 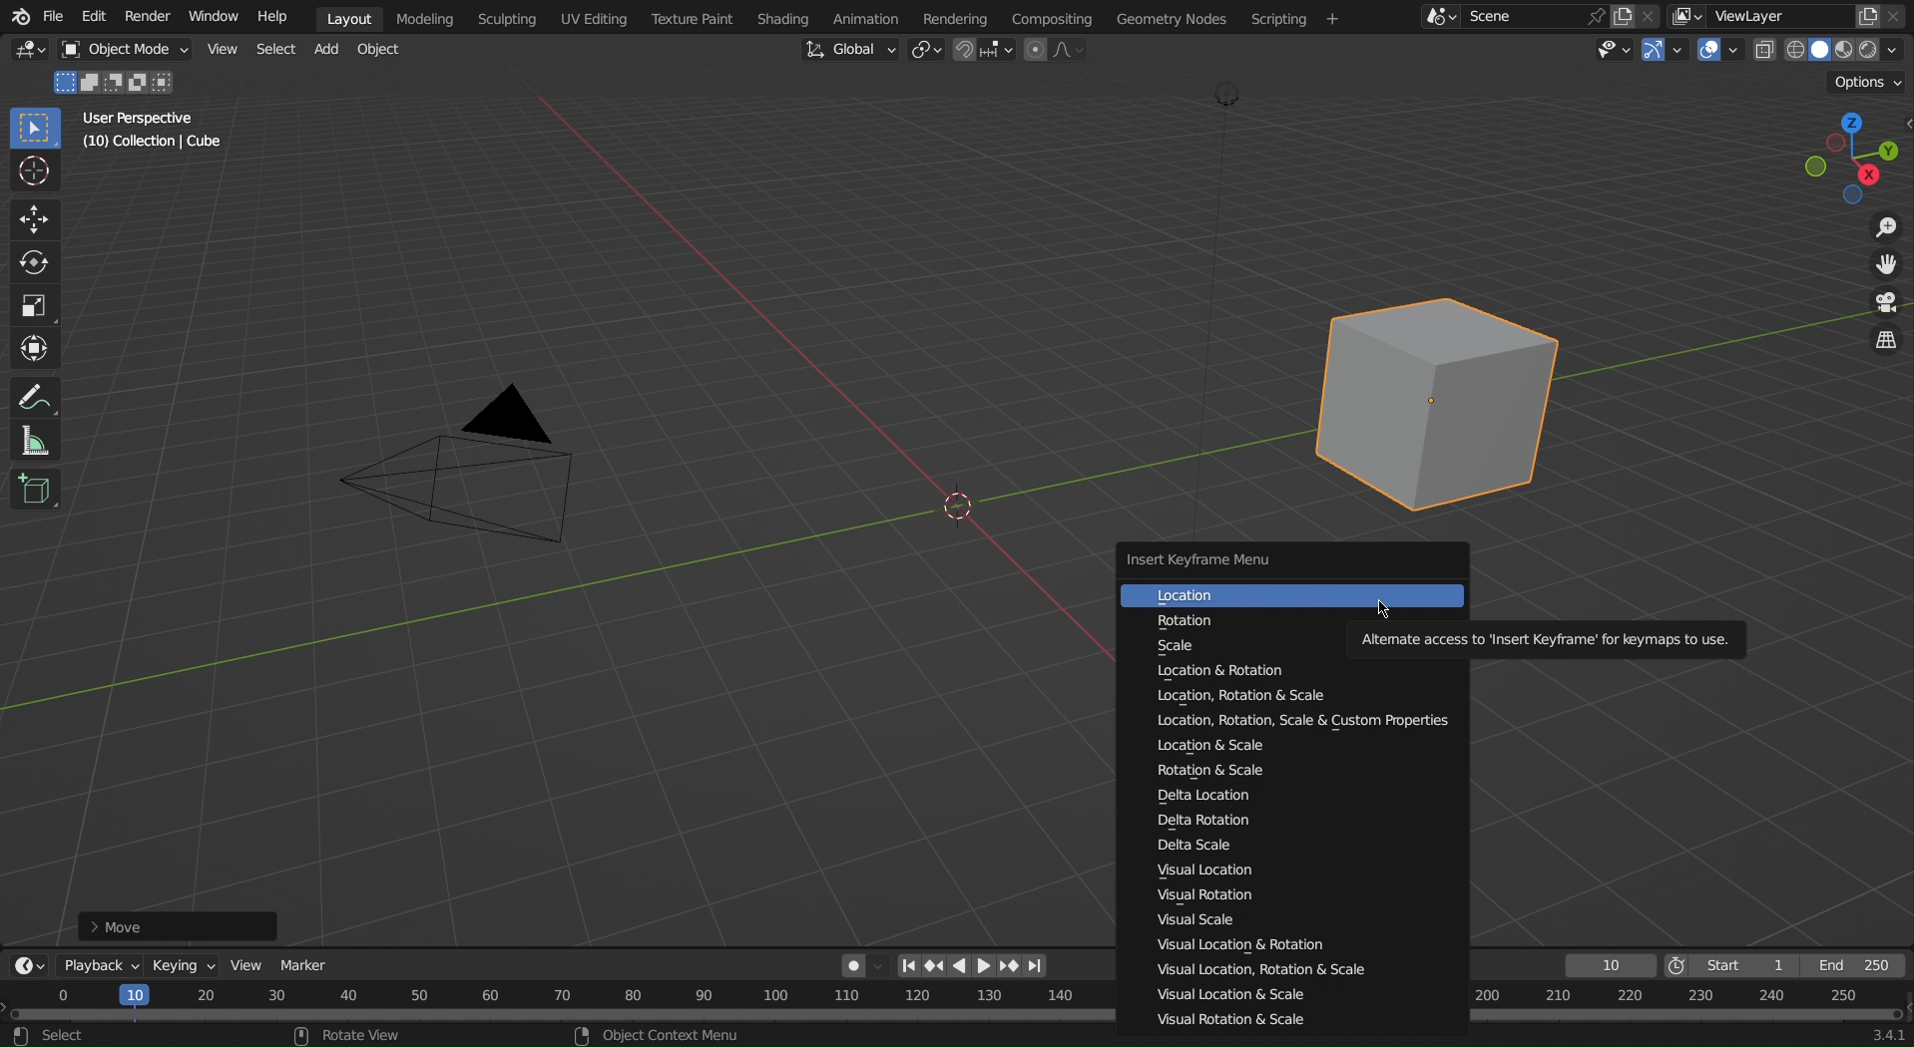 What do you see at coordinates (306, 961) in the screenshot?
I see `Marker` at bounding box center [306, 961].